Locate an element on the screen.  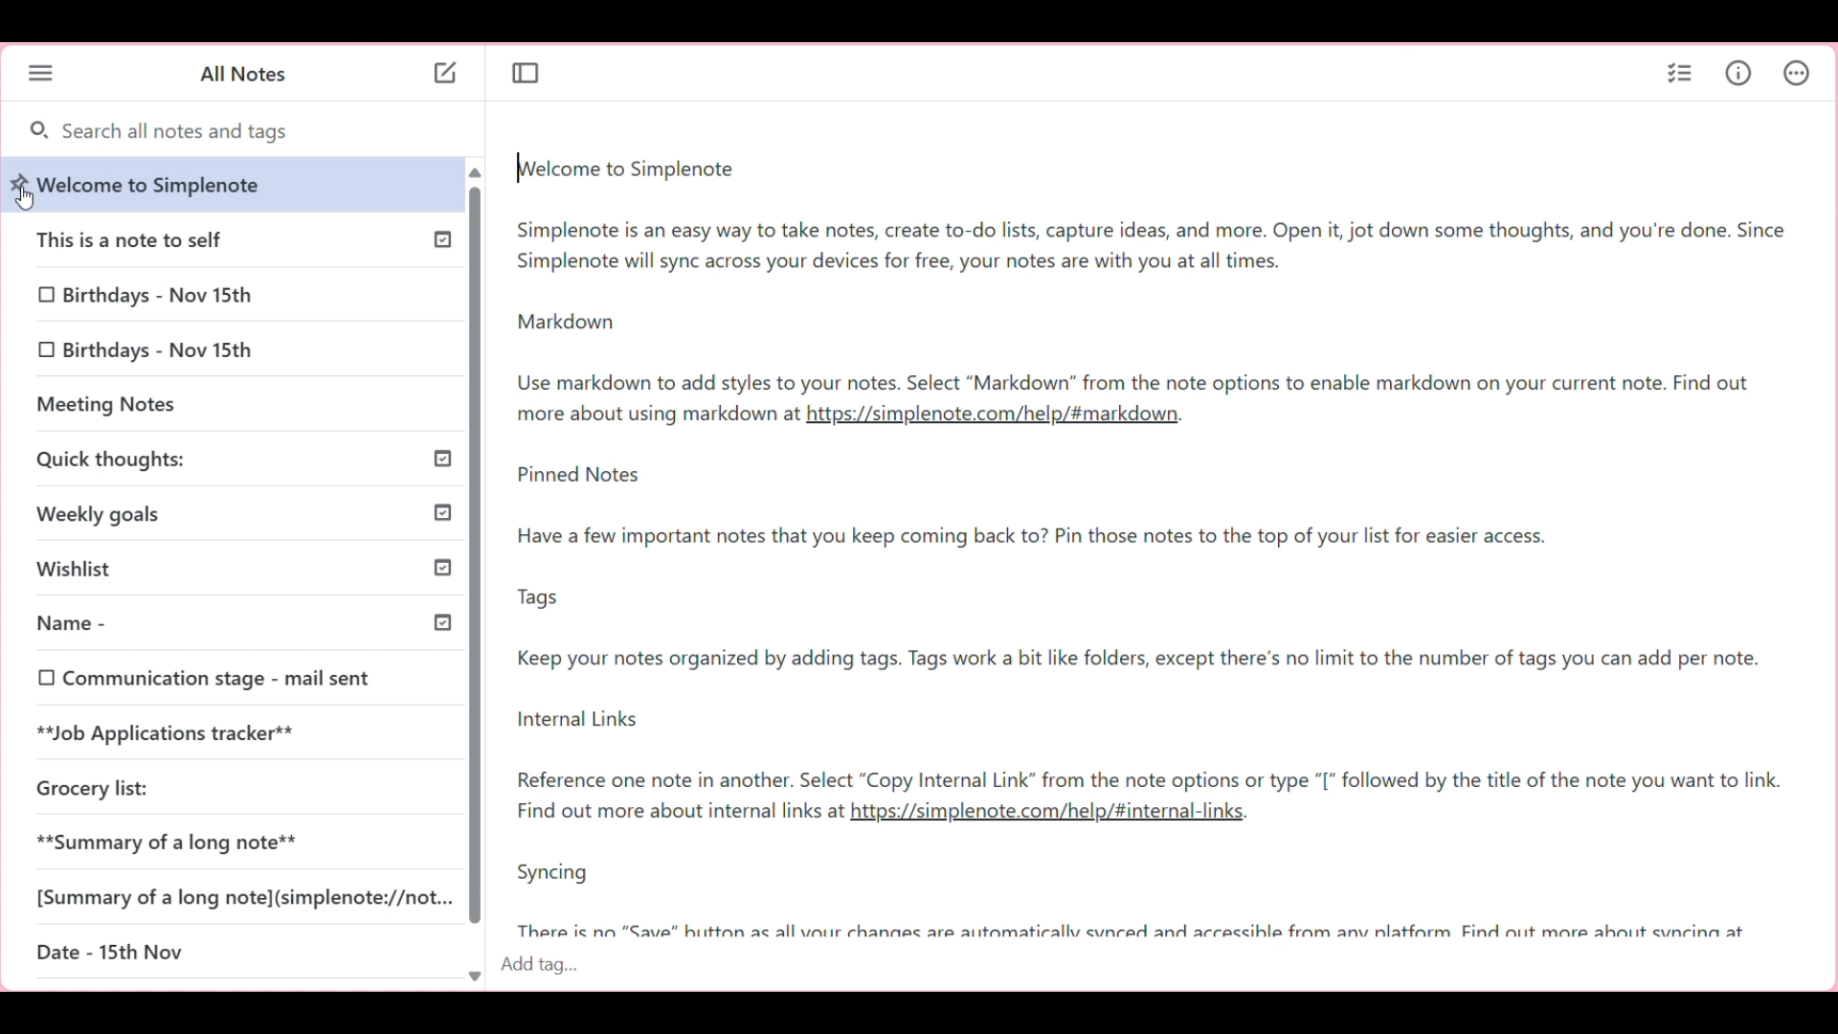
Actions is located at coordinates (1797, 71).